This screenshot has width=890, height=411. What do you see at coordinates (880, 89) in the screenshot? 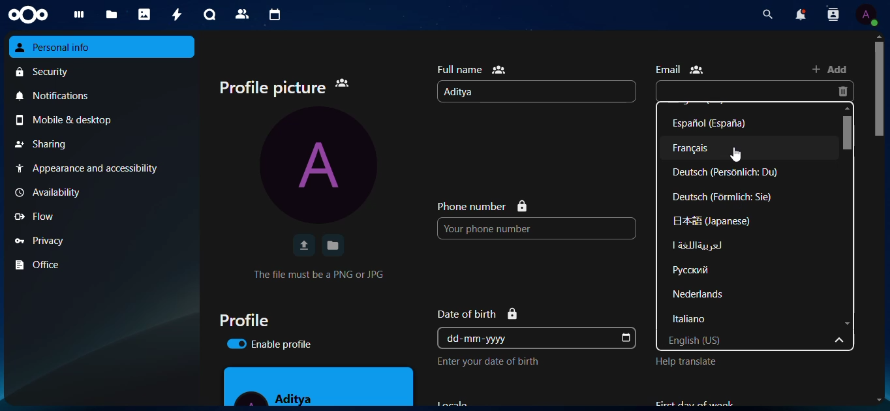
I see `scroll bar` at bounding box center [880, 89].